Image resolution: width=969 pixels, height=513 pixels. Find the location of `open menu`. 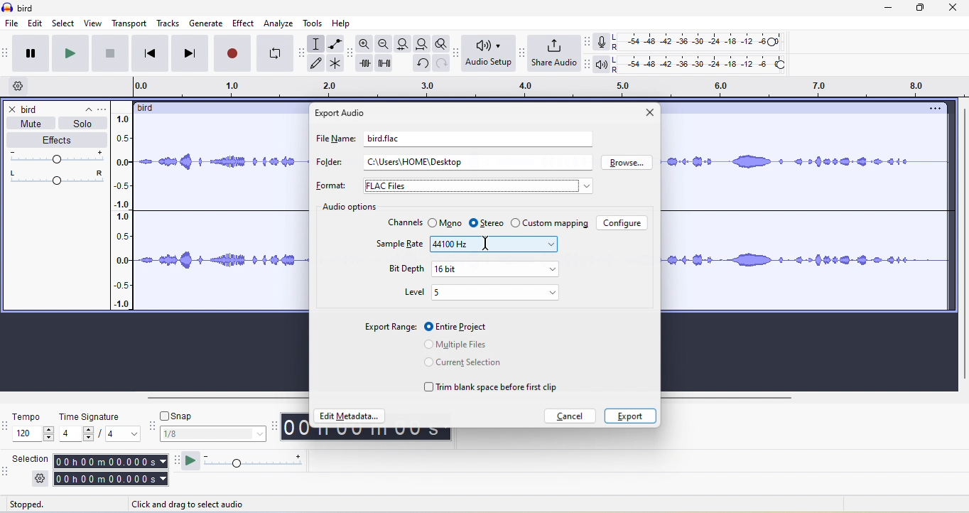

open menu is located at coordinates (105, 108).